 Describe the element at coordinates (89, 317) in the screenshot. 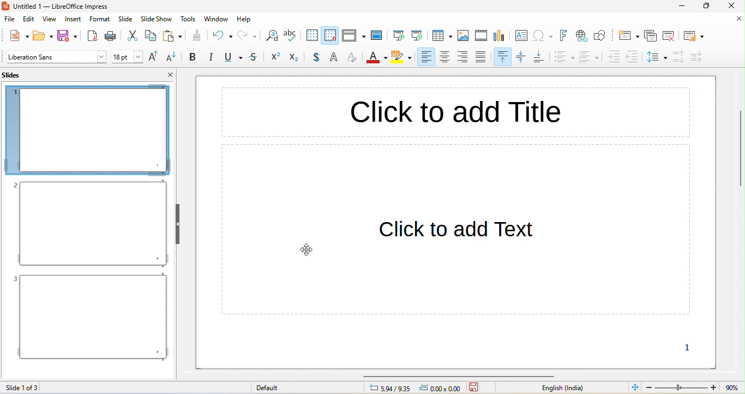

I see `slide 3` at that location.